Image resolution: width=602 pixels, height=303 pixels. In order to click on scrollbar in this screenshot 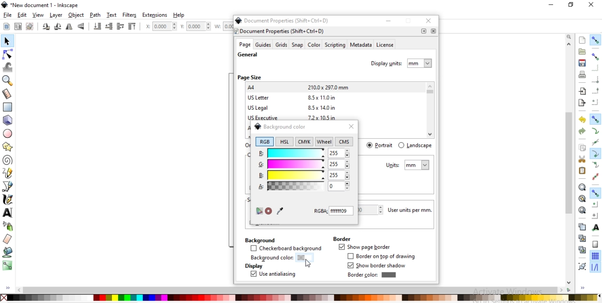, I will do `click(294, 290)`.